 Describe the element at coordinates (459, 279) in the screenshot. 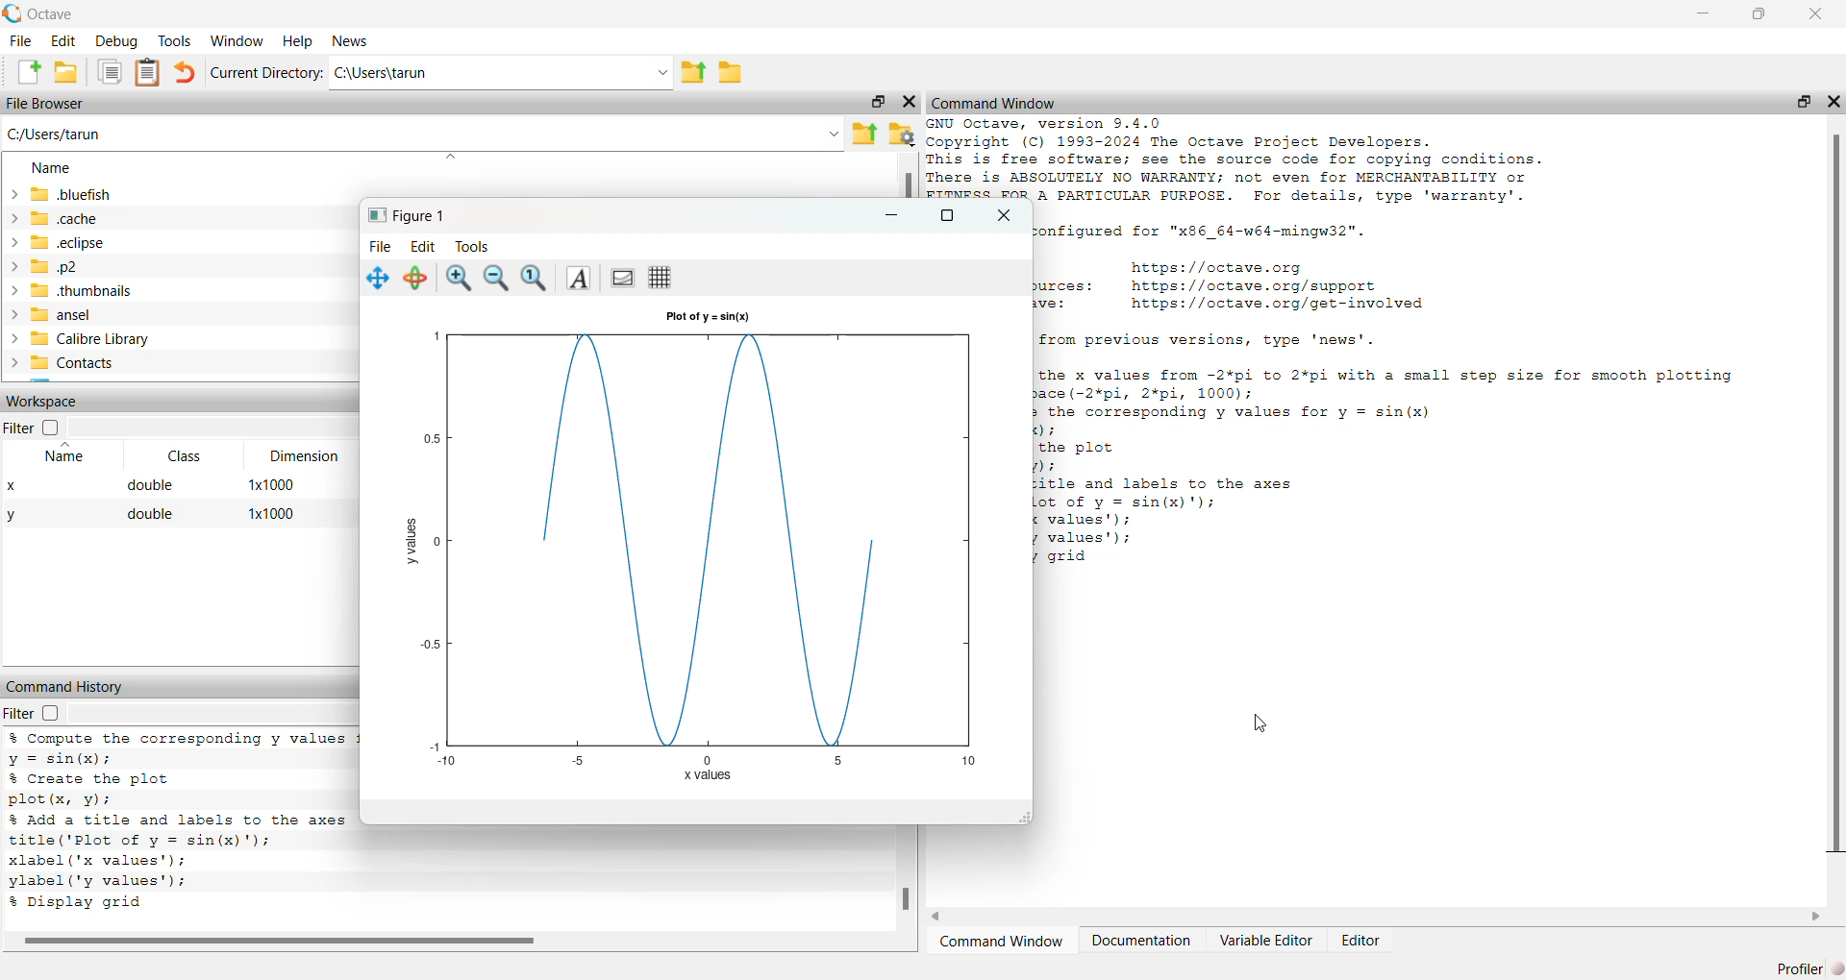

I see `zoom in` at that location.